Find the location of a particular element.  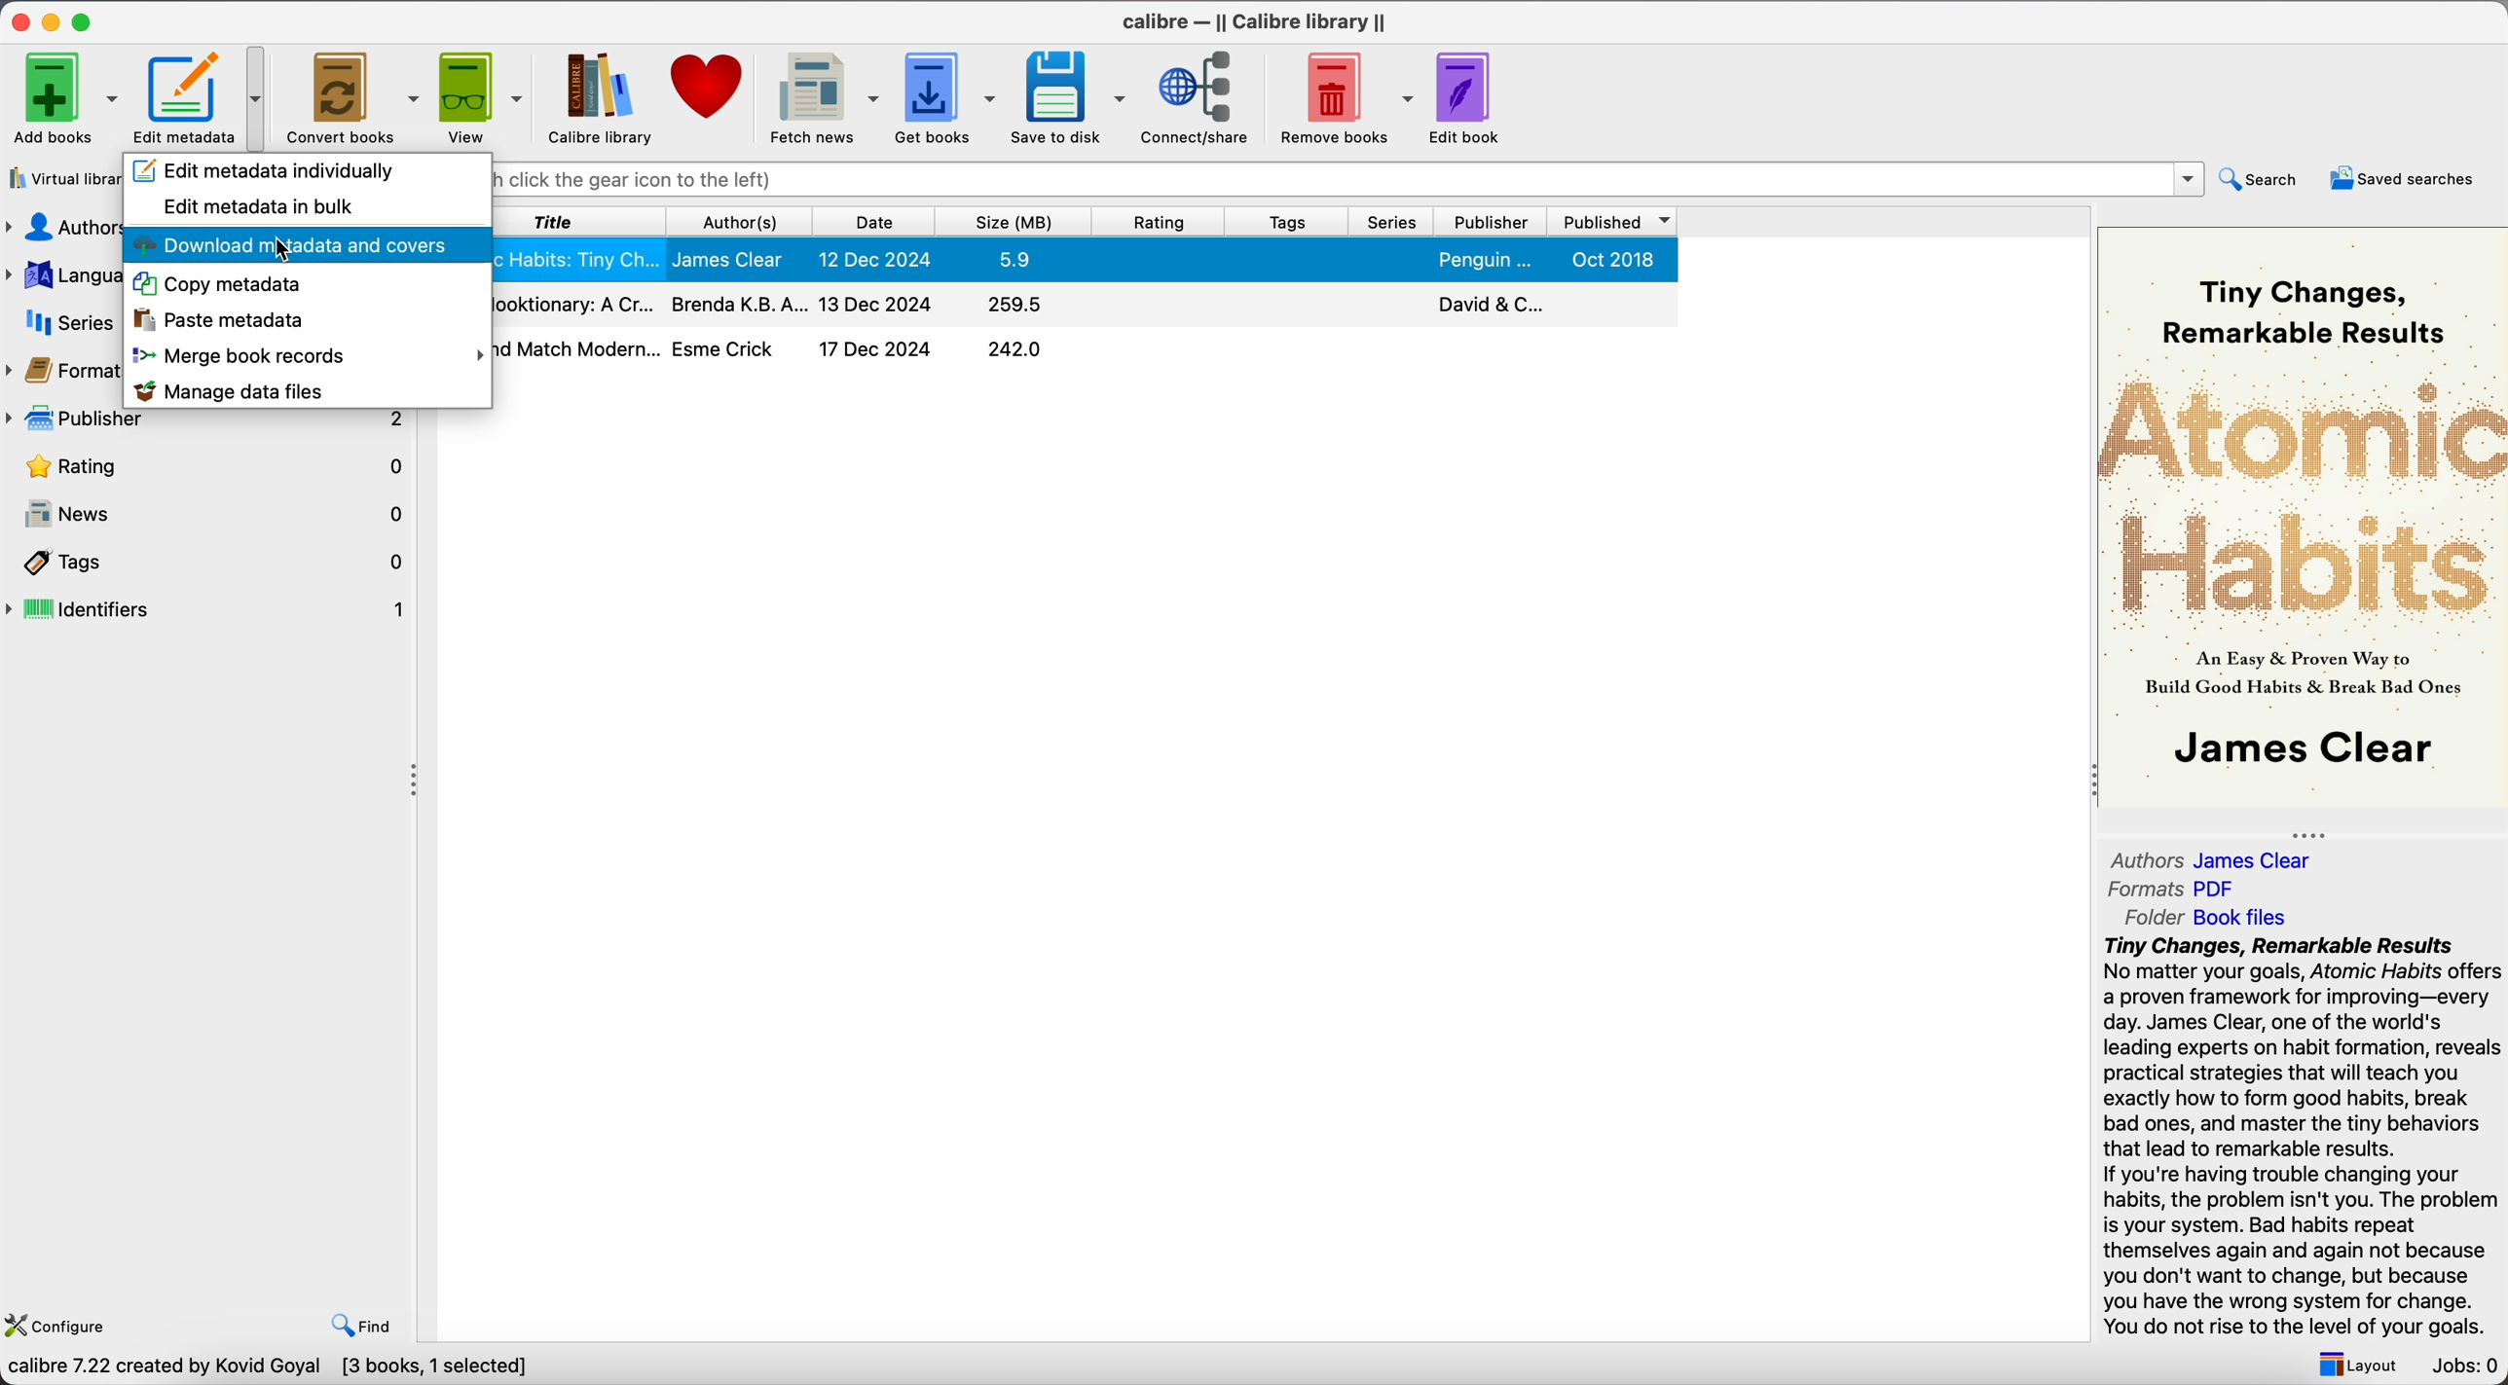

Esme Crick is located at coordinates (726, 348).